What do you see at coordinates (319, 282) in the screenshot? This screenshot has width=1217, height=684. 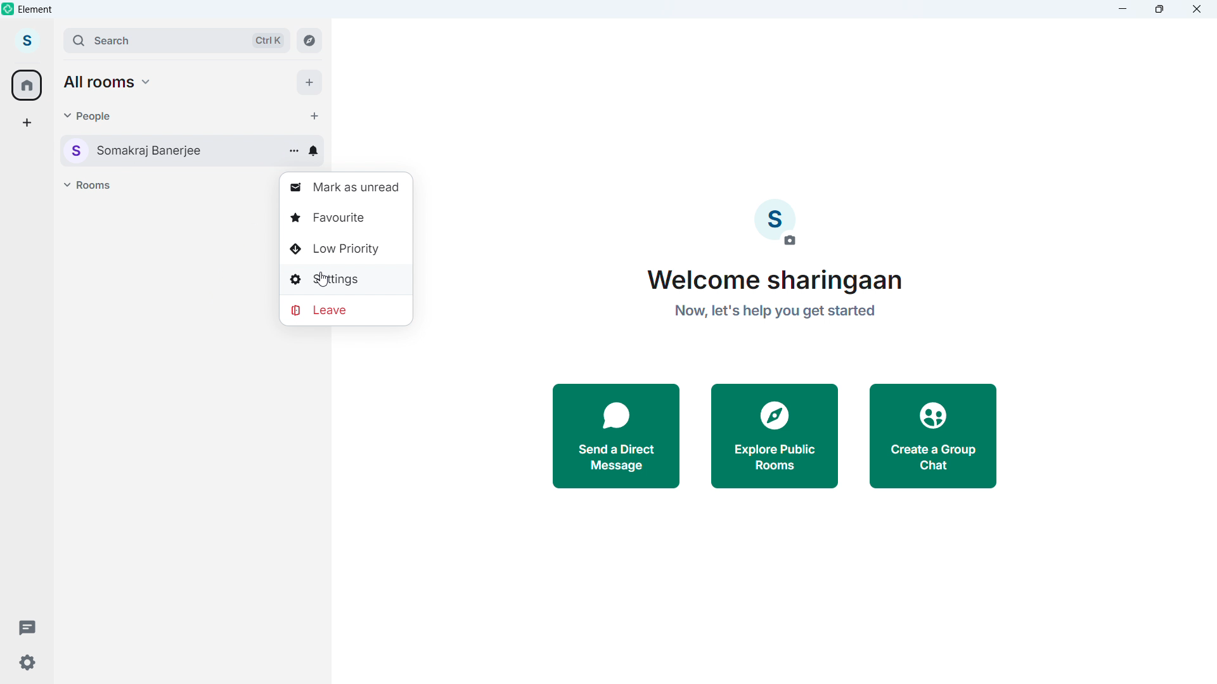 I see `cursor movement` at bounding box center [319, 282].